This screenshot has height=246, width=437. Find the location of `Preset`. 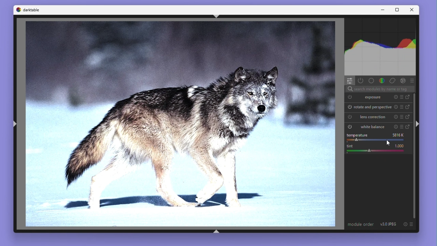

Preset is located at coordinates (402, 97).